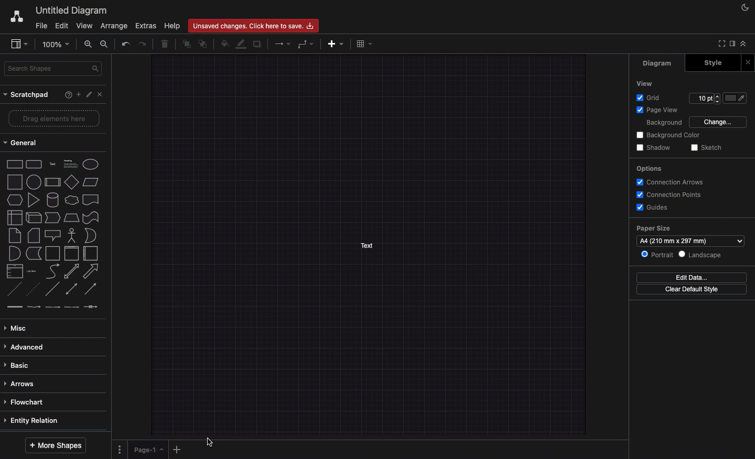 This screenshot has height=459, width=755. Describe the element at coordinates (648, 98) in the screenshot. I see `Grid` at that location.